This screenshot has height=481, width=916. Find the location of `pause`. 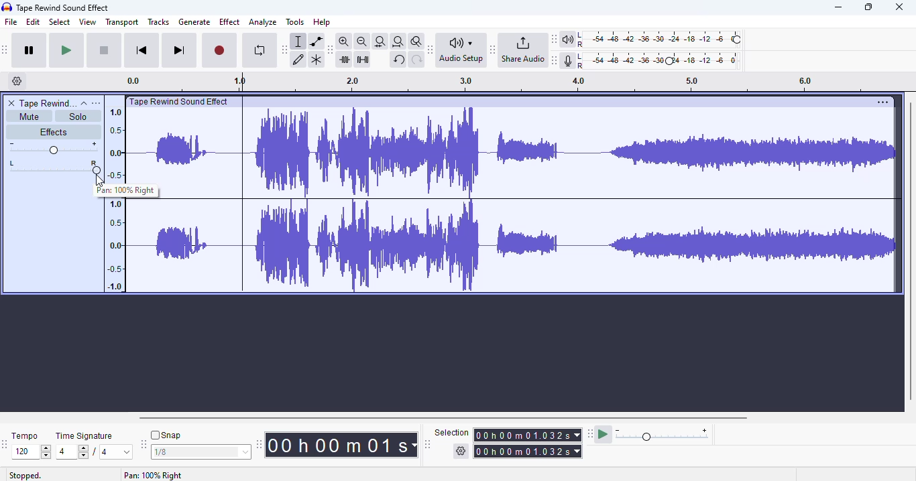

pause is located at coordinates (30, 50).